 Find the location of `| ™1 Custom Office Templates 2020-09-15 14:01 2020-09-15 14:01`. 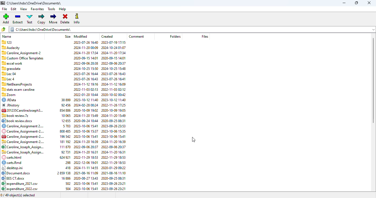

| ™1 Custom Office Templates 2020-09-15 14:01 2020-09-15 14:01 is located at coordinates (63, 53).